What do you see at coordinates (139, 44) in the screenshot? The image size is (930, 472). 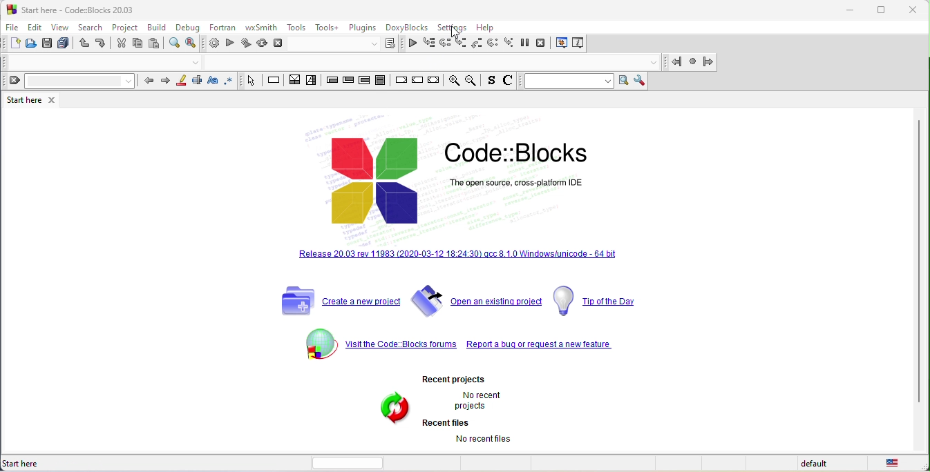 I see `copy` at bounding box center [139, 44].